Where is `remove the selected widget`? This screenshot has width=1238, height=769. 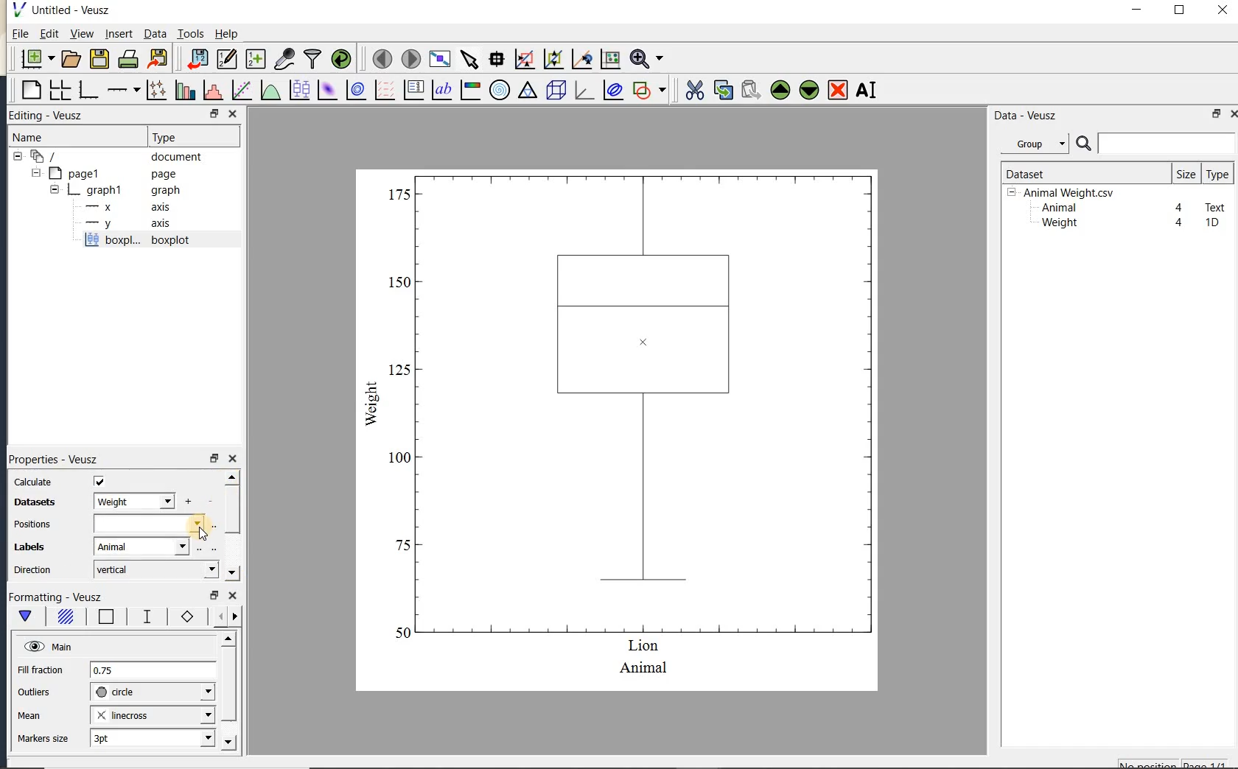 remove the selected widget is located at coordinates (836, 91).